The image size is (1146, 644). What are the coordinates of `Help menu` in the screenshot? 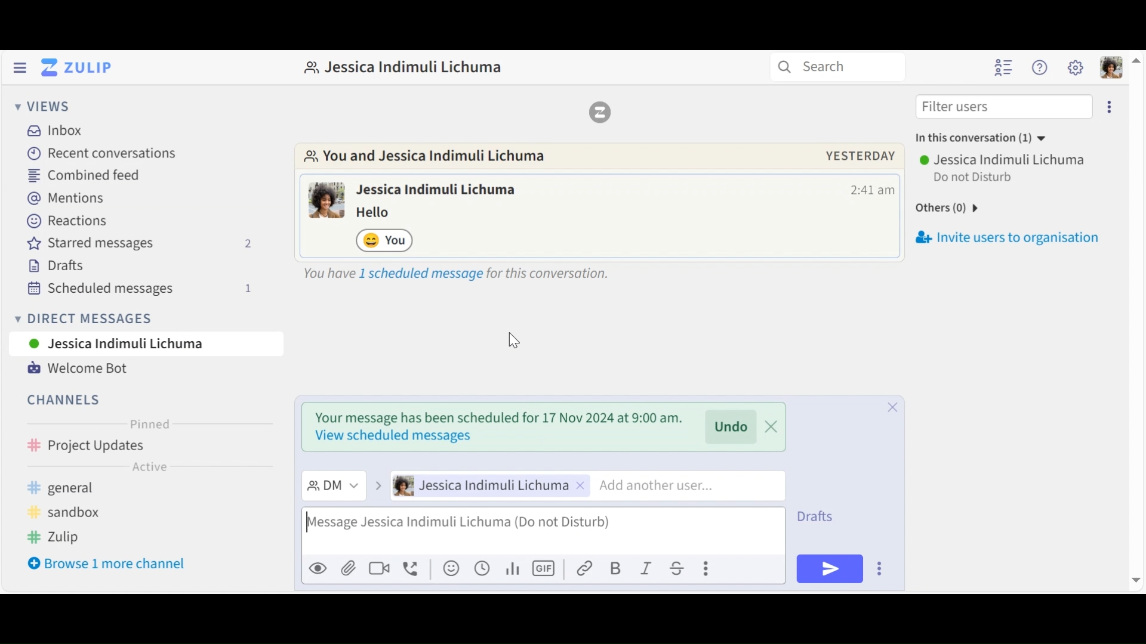 It's located at (1041, 68).